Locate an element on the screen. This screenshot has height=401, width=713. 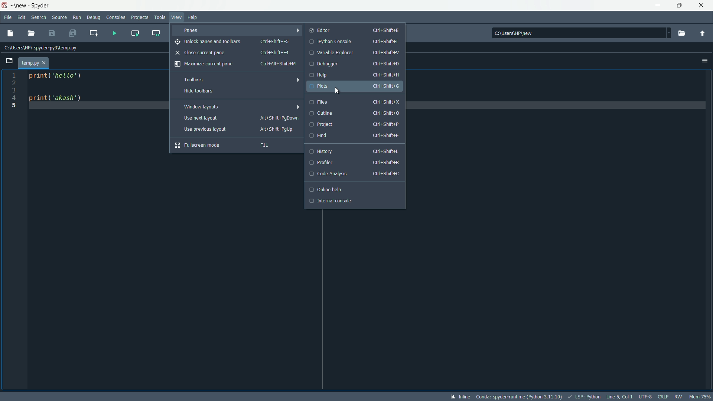
help is located at coordinates (355, 75).